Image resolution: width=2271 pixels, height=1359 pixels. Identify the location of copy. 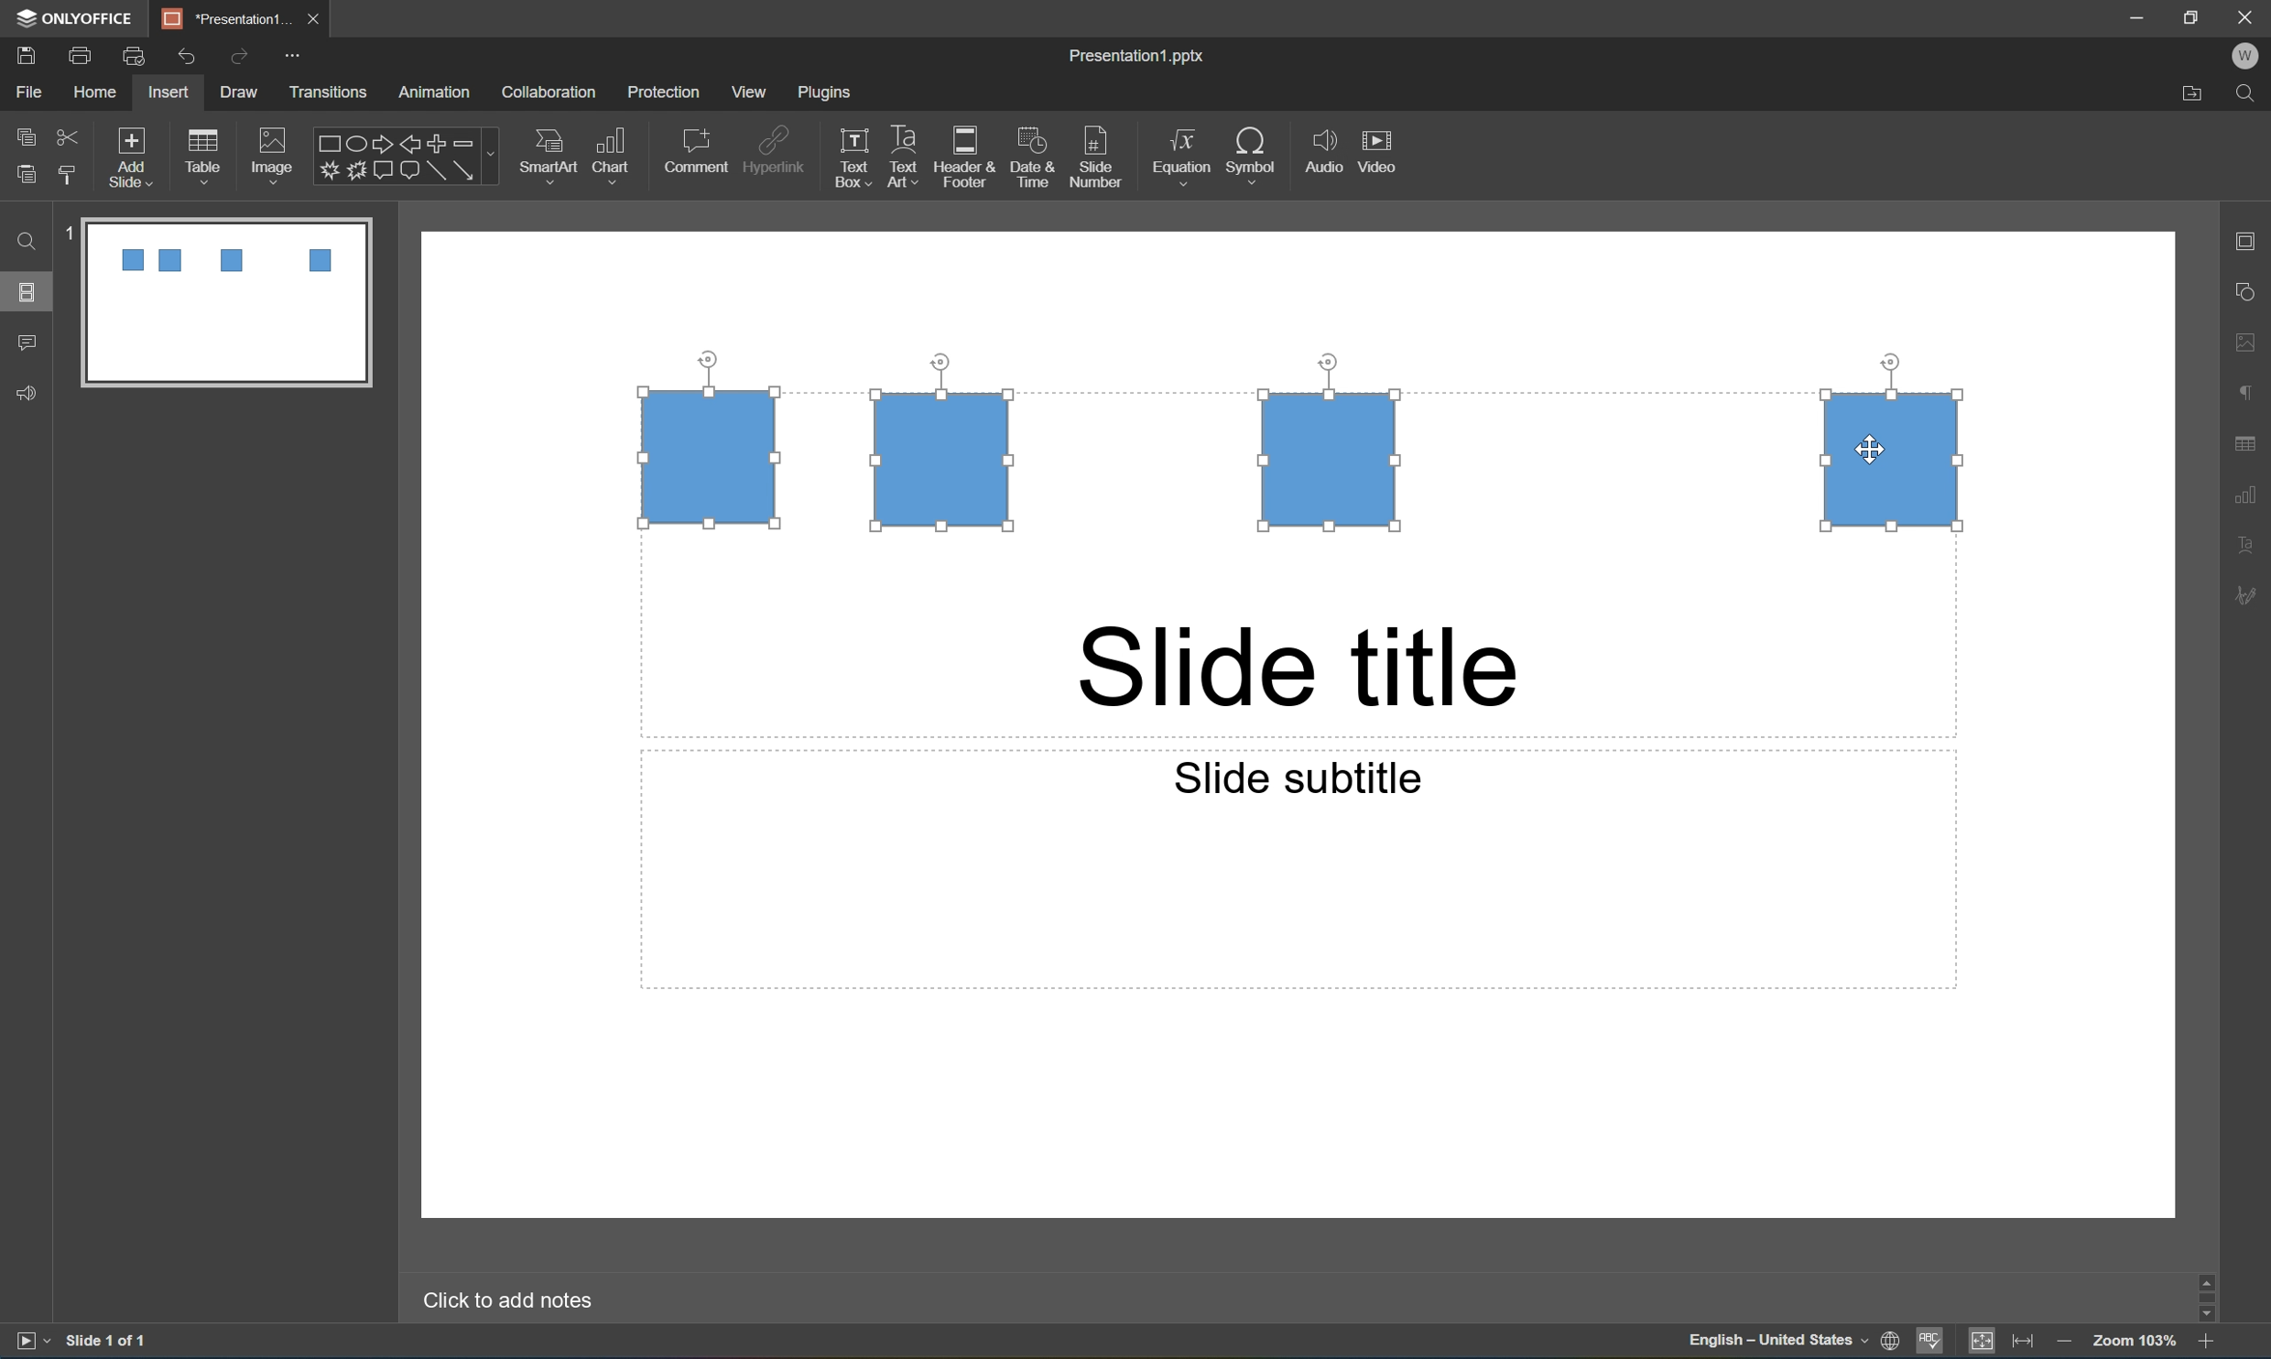
(25, 135).